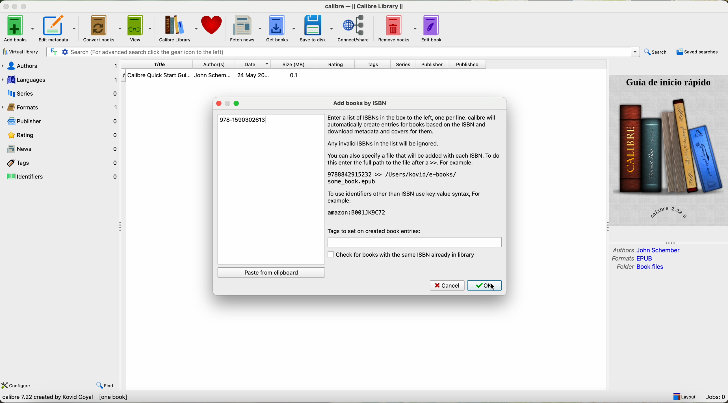  What do you see at coordinates (434, 28) in the screenshot?
I see `edit book` at bounding box center [434, 28].